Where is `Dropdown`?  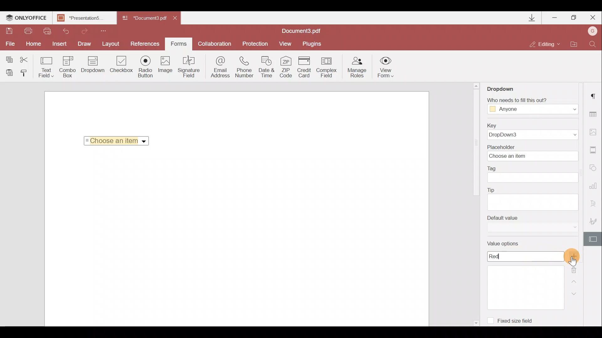
Dropdown is located at coordinates (503, 88).